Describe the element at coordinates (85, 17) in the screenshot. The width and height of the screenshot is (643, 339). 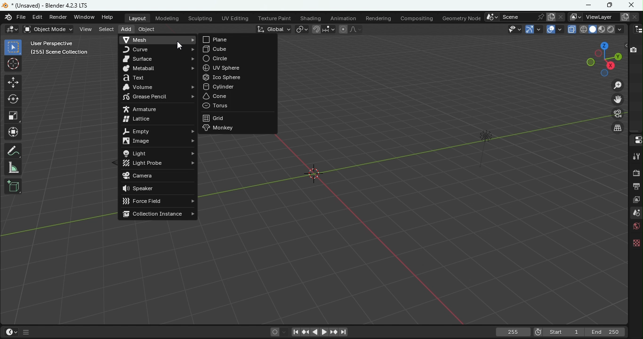
I see `Window` at that location.